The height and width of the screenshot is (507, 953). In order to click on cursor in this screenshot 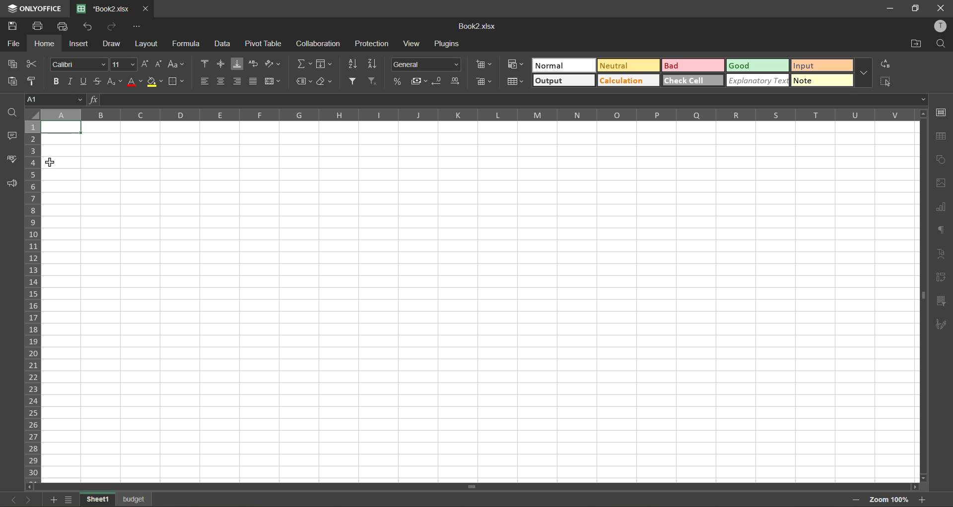, I will do `click(51, 163)`.